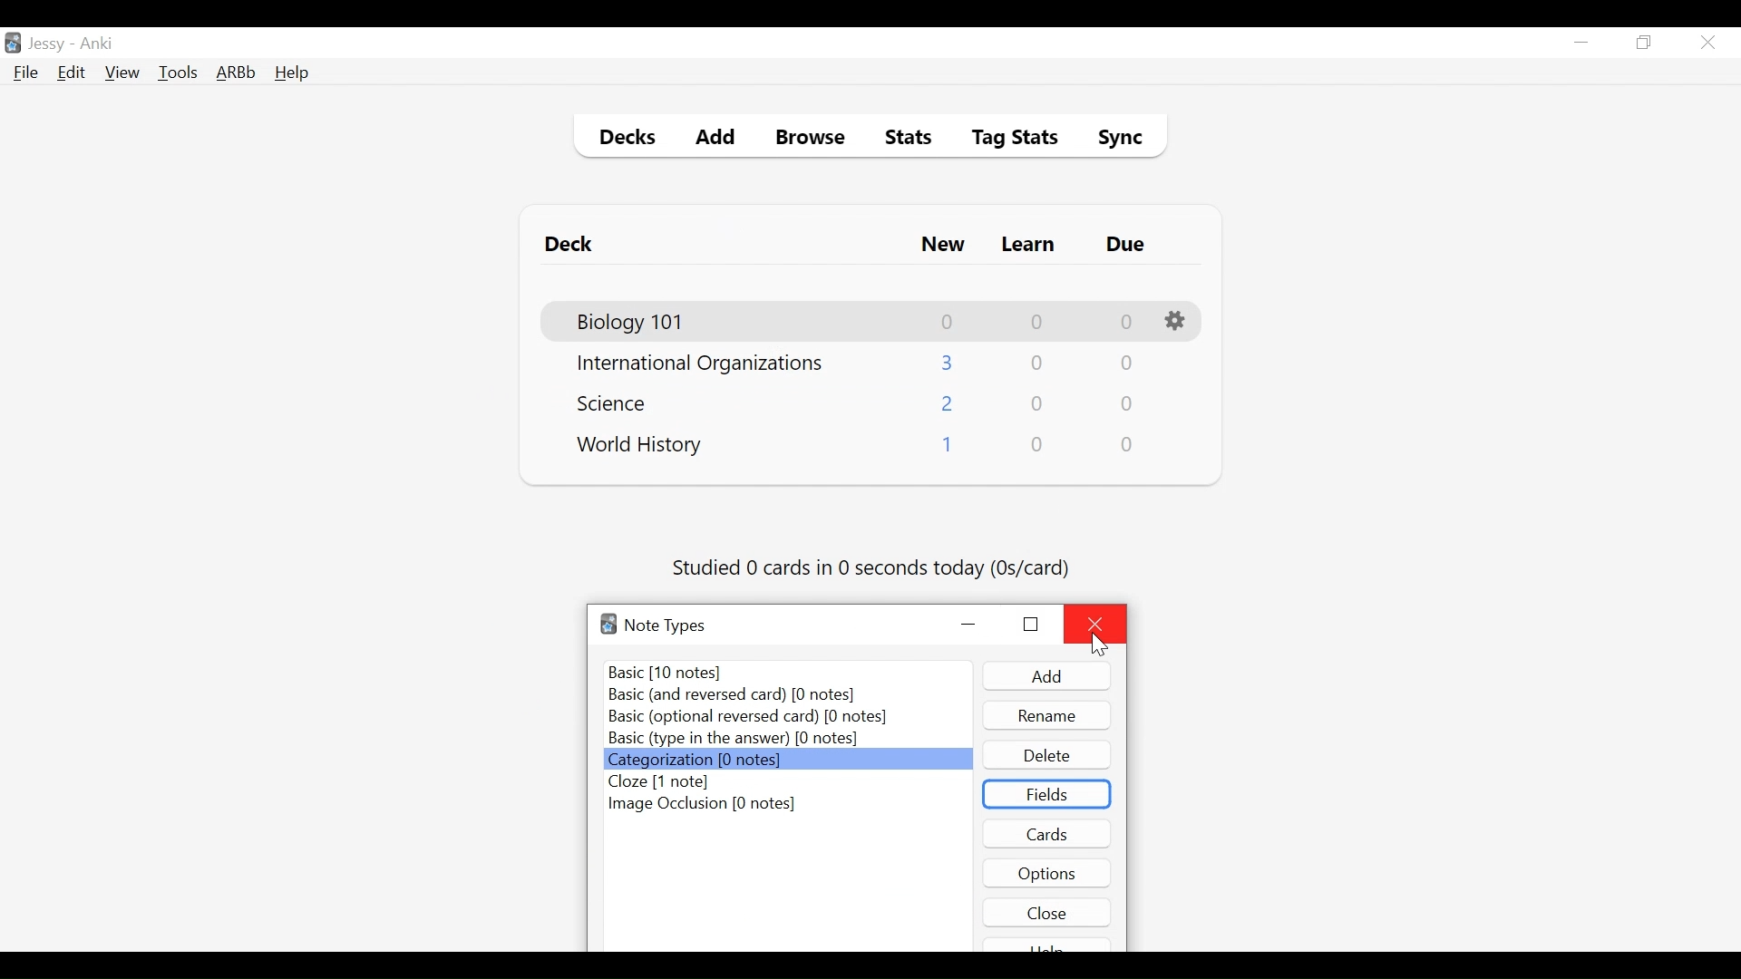 The height and width of the screenshot is (979, 1741). What do you see at coordinates (813, 140) in the screenshot?
I see `Browse` at bounding box center [813, 140].